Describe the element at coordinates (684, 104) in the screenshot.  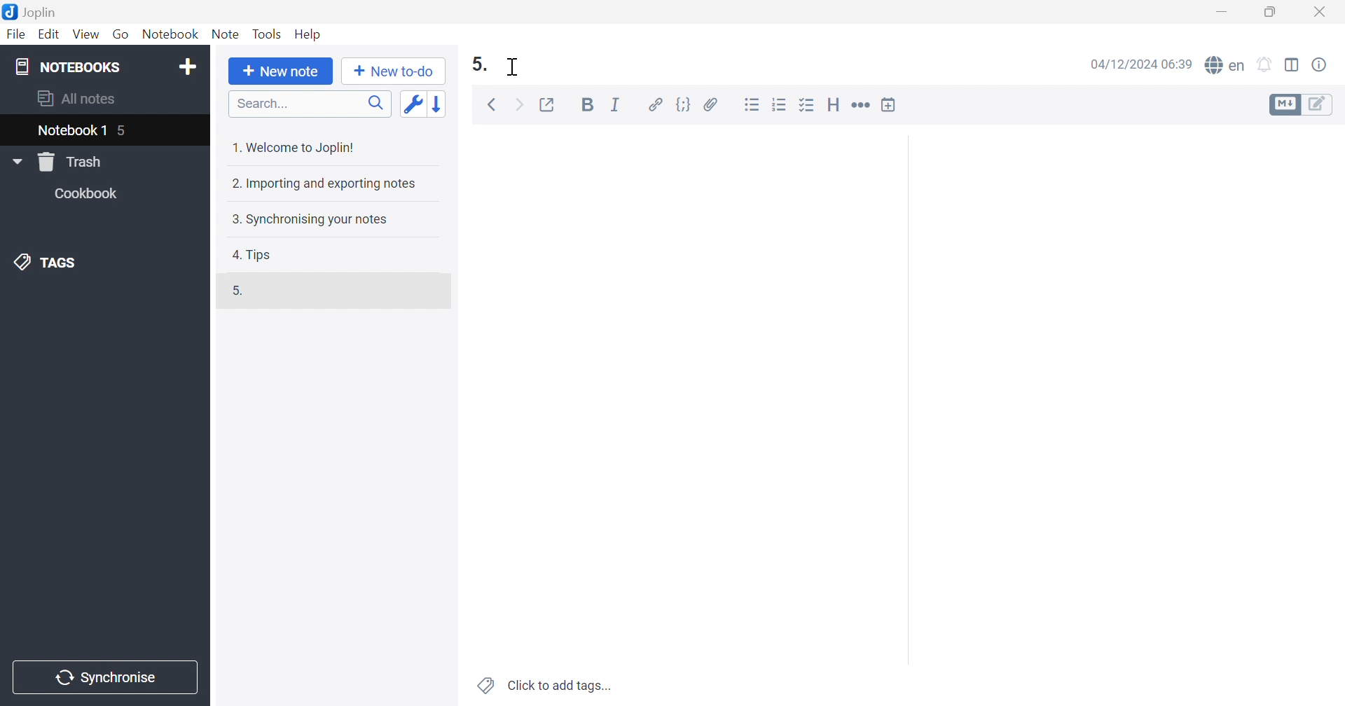
I see `Code` at that location.